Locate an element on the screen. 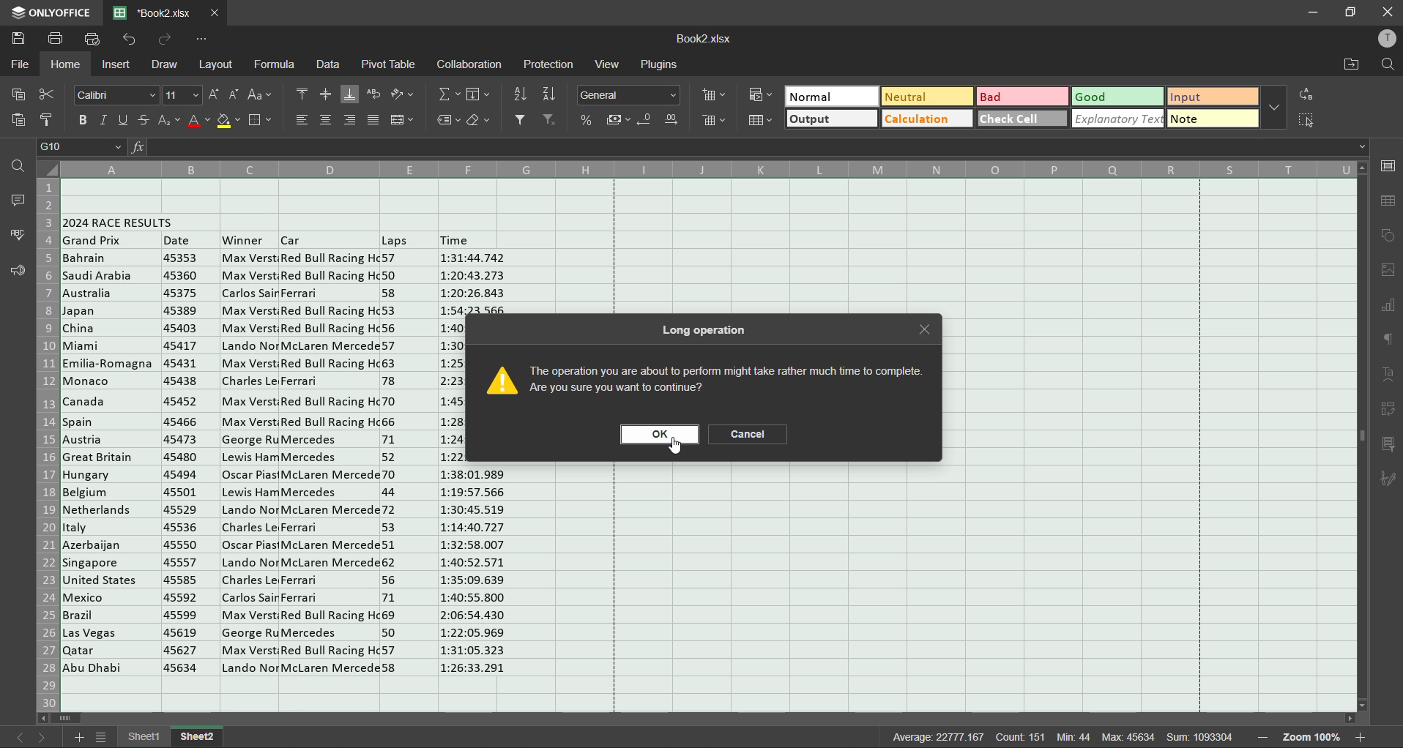  Time is located at coordinates (472, 284).